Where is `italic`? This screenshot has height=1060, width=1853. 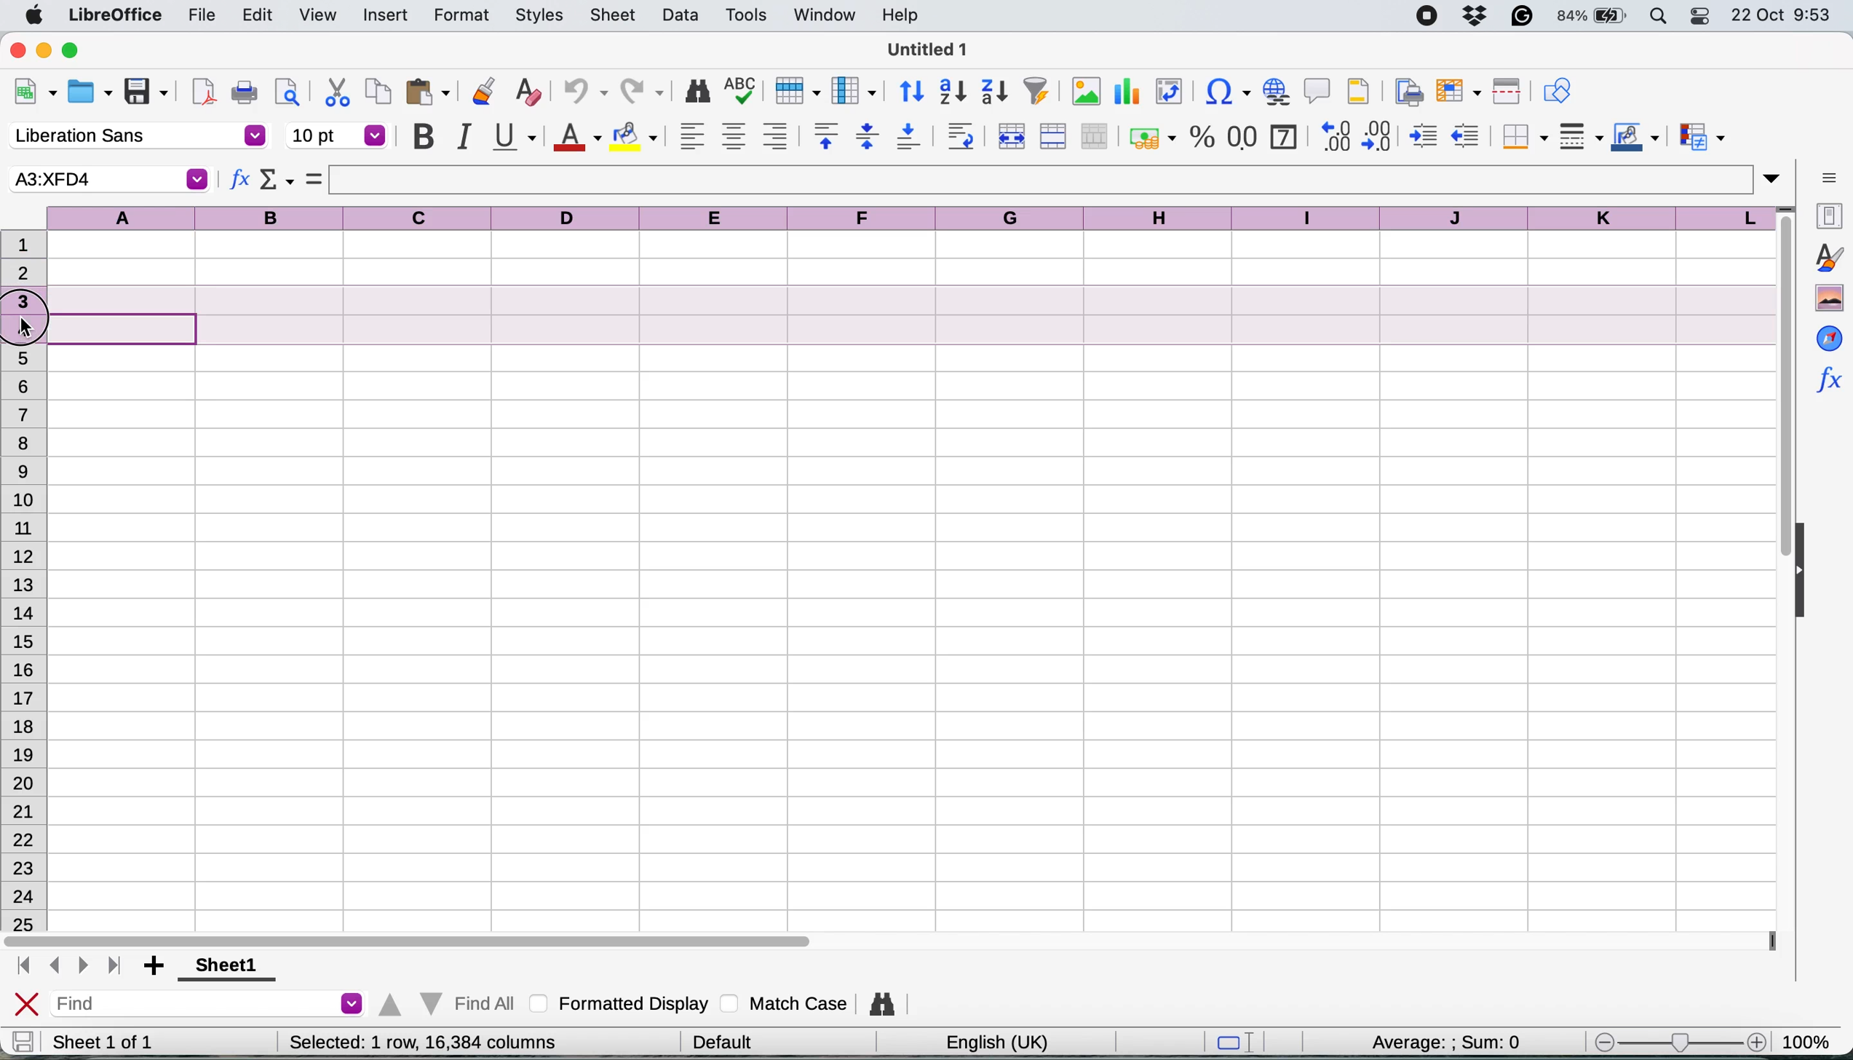
italic is located at coordinates (462, 136).